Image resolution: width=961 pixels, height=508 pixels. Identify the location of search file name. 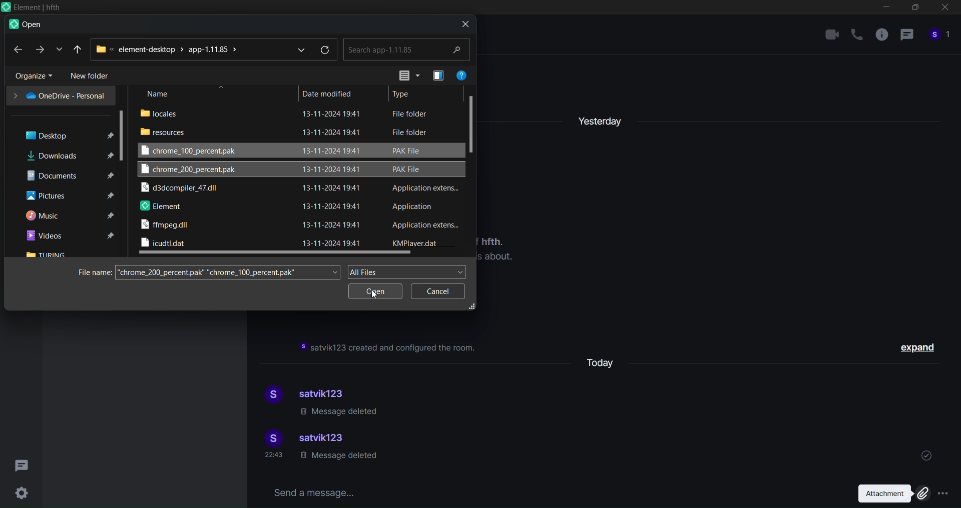
(230, 270).